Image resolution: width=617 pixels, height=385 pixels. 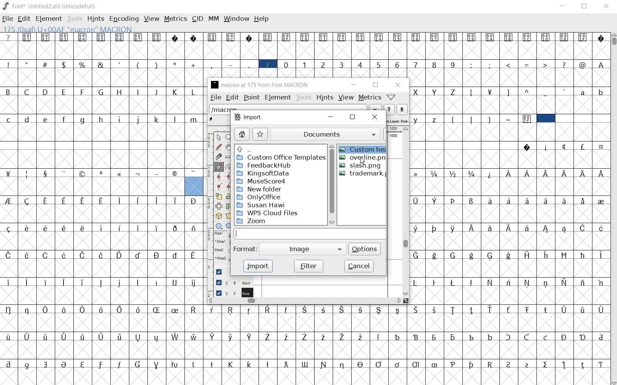 What do you see at coordinates (65, 364) in the screenshot?
I see `Symbol` at bounding box center [65, 364].